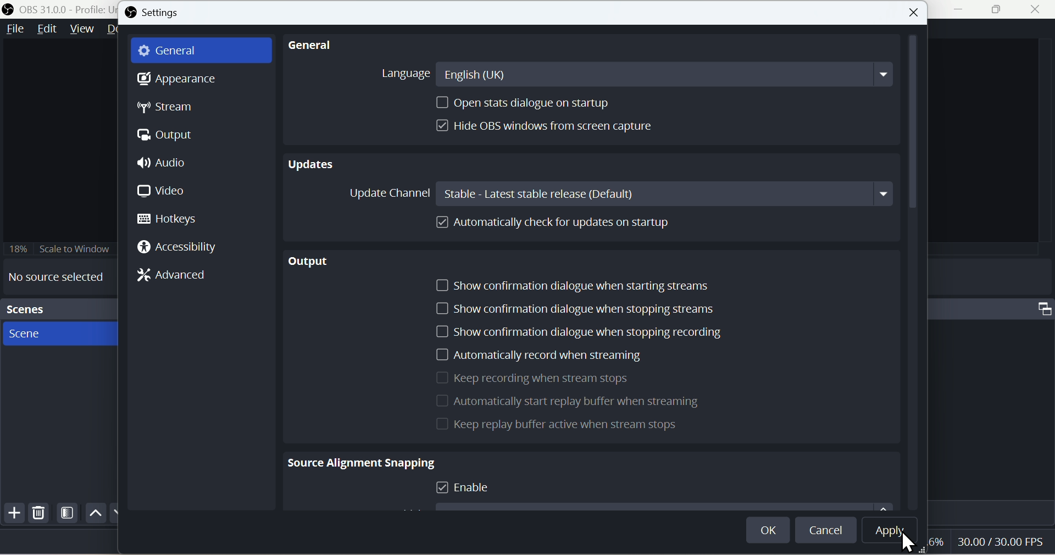  What do you see at coordinates (826, 531) in the screenshot?
I see `Cancel` at bounding box center [826, 531].